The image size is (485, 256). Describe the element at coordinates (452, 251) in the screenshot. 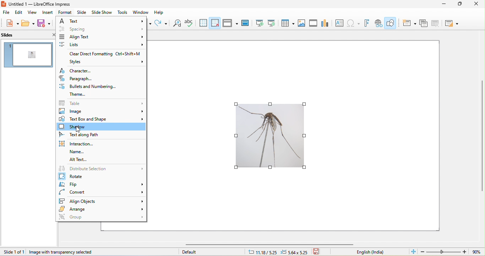

I see `zoom` at that location.